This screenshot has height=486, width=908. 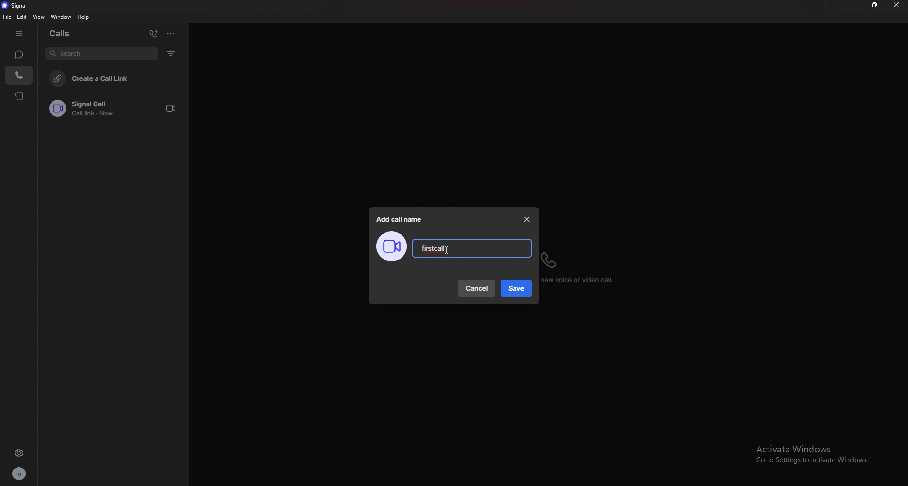 I want to click on cursor, so click(x=444, y=251).